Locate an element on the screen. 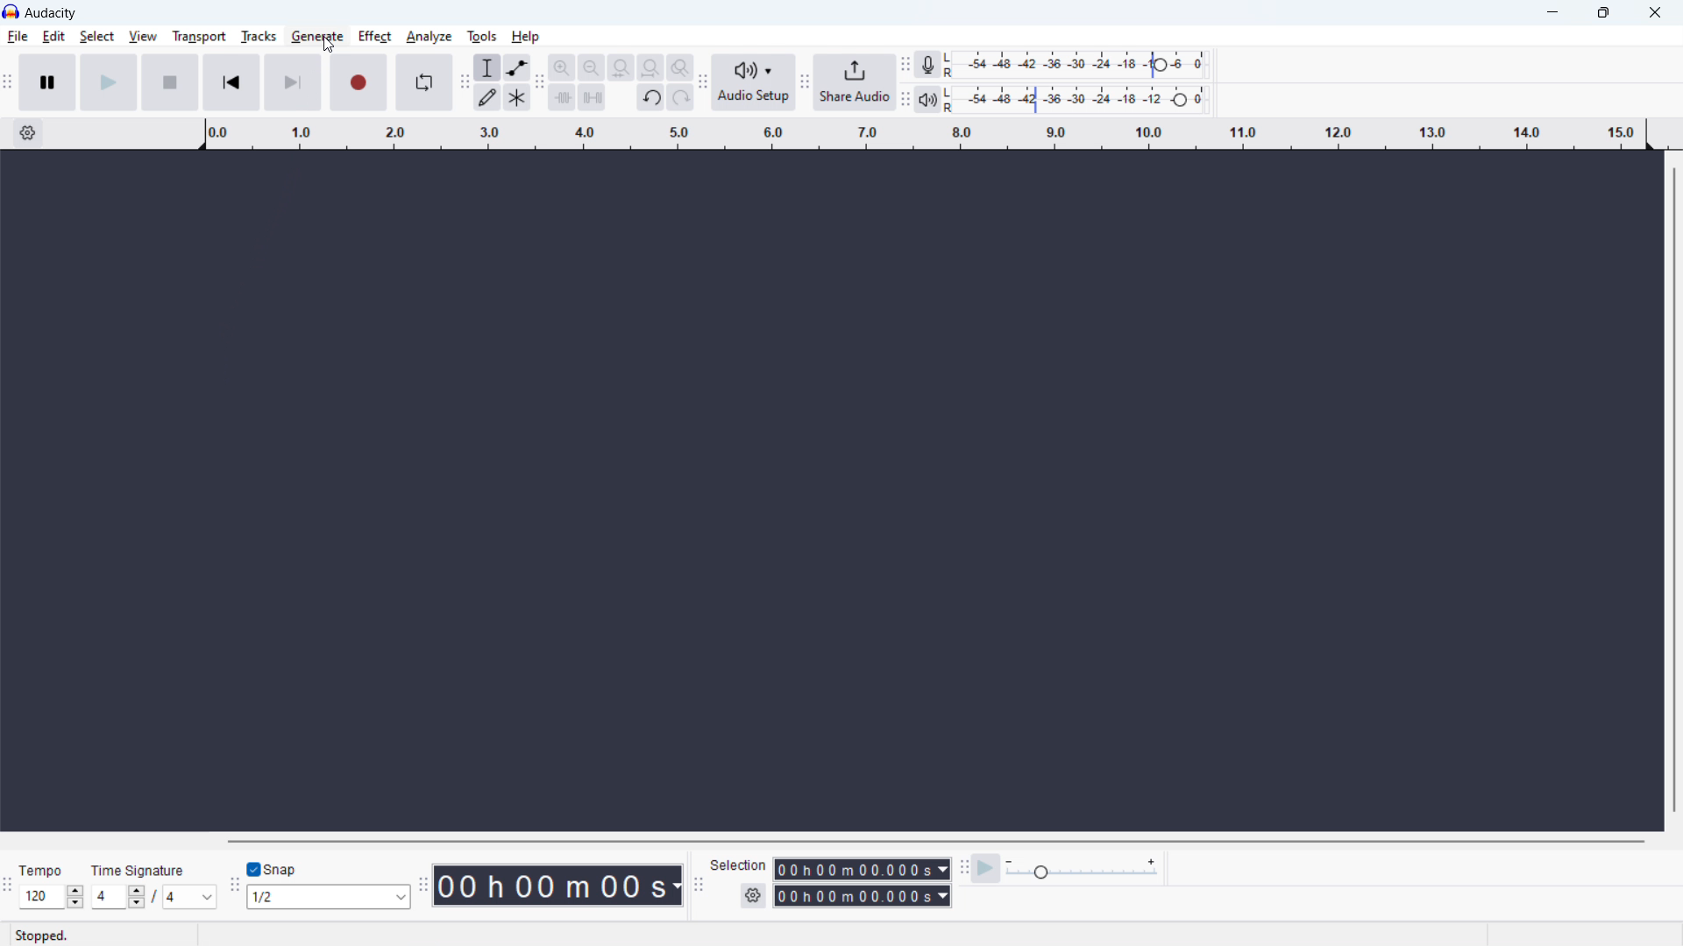 The image size is (1683, 946). play at speed toolbar is located at coordinates (964, 868).